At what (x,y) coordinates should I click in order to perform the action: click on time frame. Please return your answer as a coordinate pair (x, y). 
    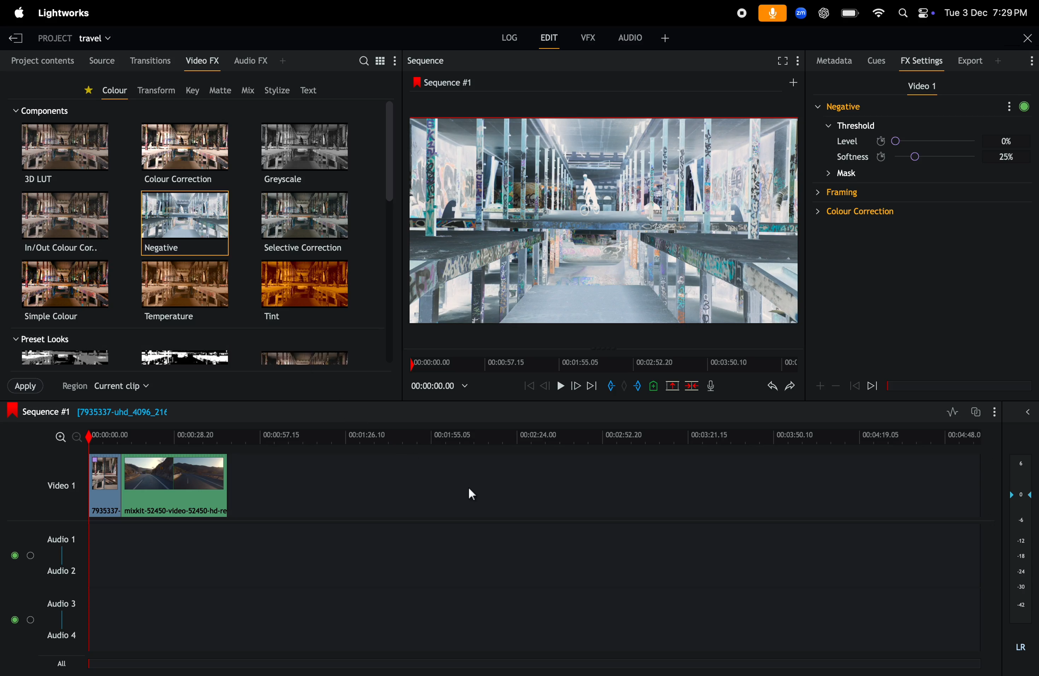
    Looking at the image, I should click on (538, 435).